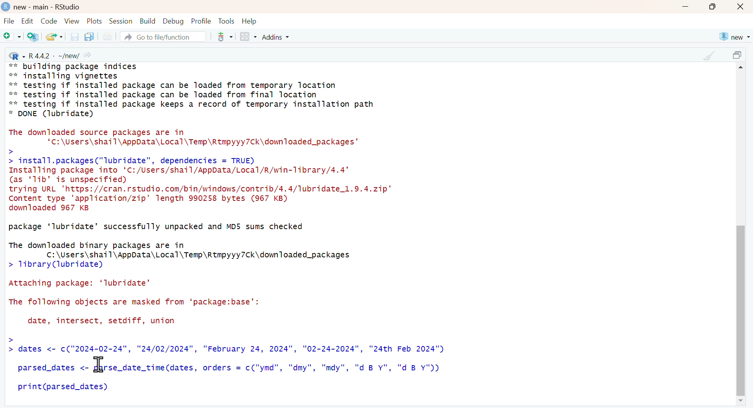 This screenshot has height=408, width=753. What do you see at coordinates (248, 37) in the screenshot?
I see `Workspace panes` at bounding box center [248, 37].